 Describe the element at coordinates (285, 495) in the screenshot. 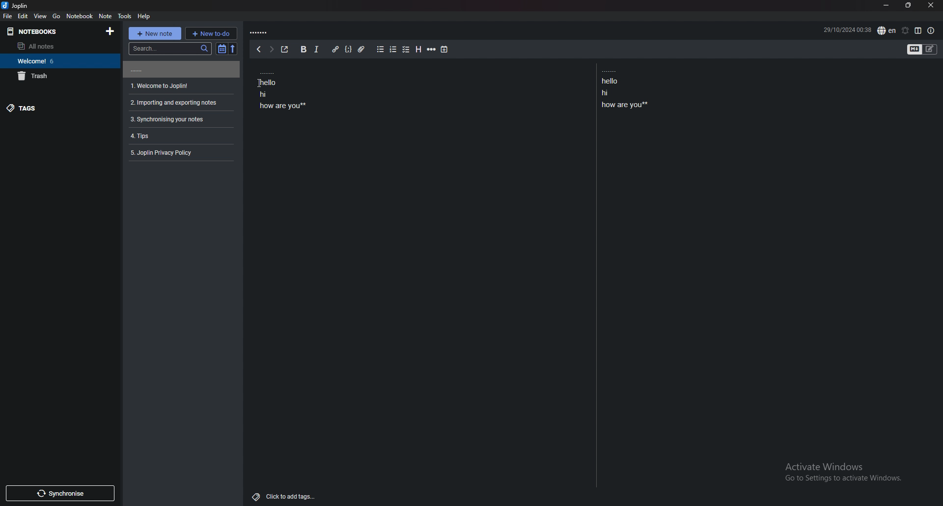

I see `` at that location.